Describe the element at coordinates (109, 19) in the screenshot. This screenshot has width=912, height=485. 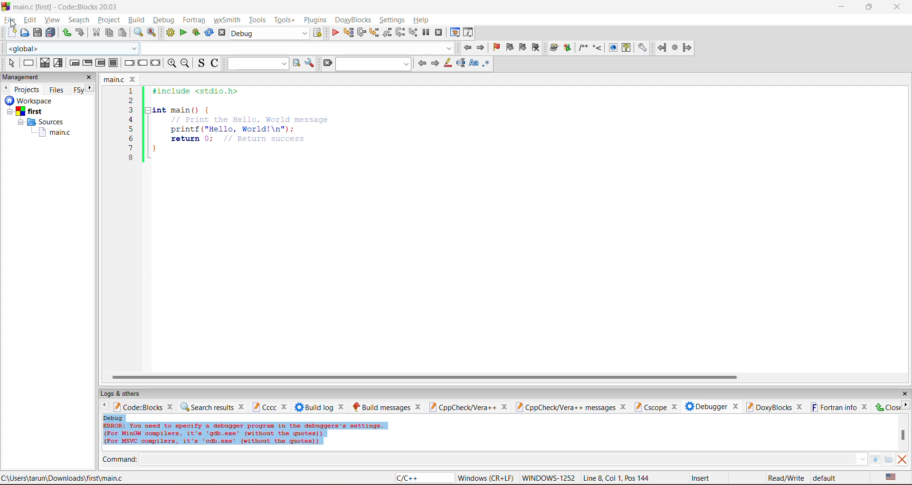
I see `project` at that location.